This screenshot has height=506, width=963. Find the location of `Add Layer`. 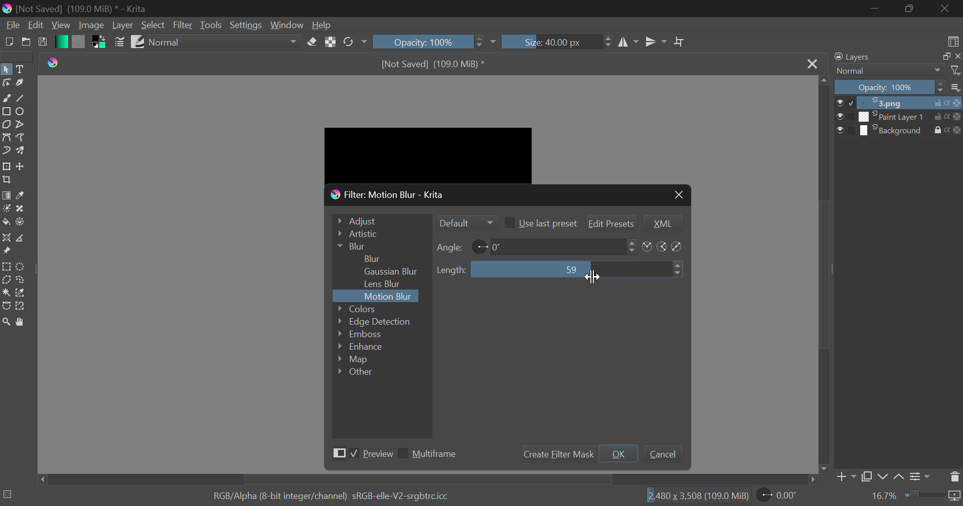

Add Layer is located at coordinates (846, 477).